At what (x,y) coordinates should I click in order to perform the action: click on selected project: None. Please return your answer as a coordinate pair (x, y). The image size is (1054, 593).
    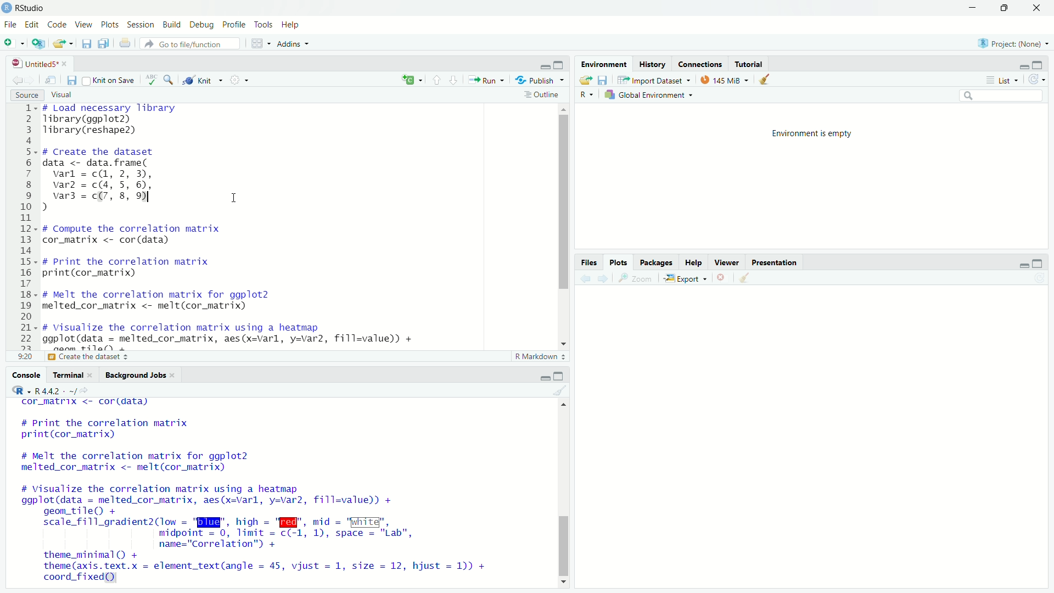
    Looking at the image, I should click on (1014, 42).